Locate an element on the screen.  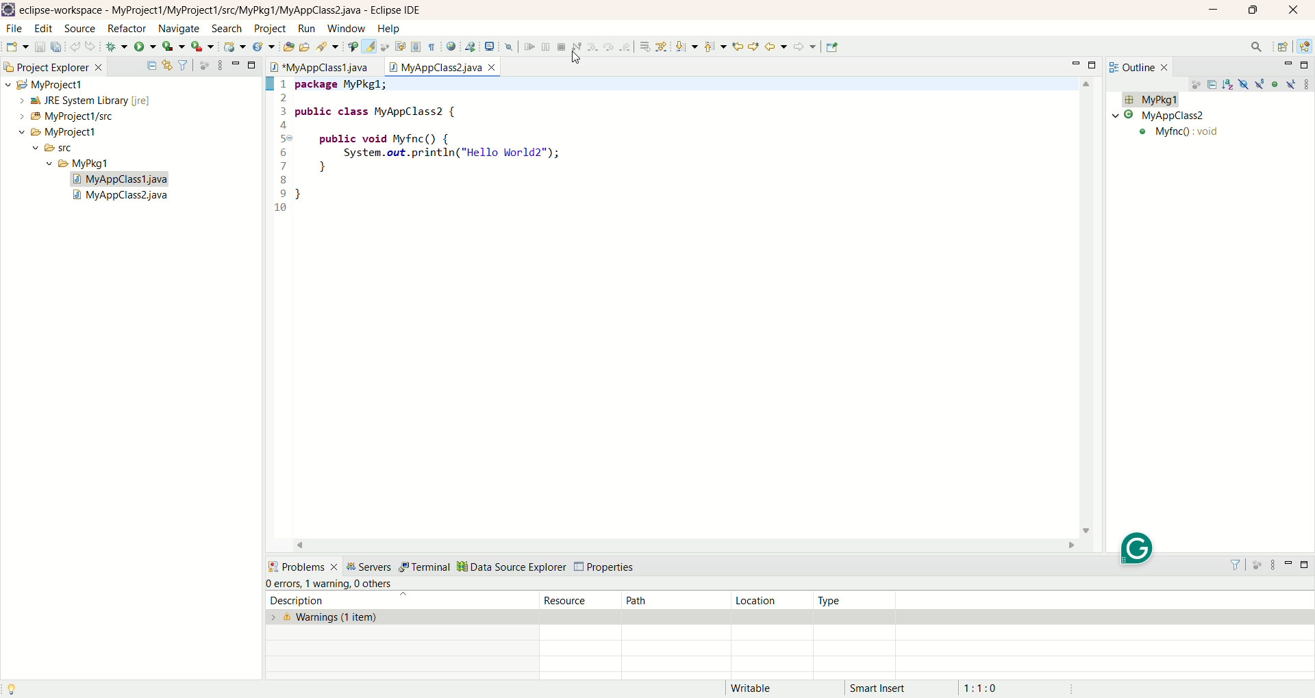
step return is located at coordinates (626, 49).